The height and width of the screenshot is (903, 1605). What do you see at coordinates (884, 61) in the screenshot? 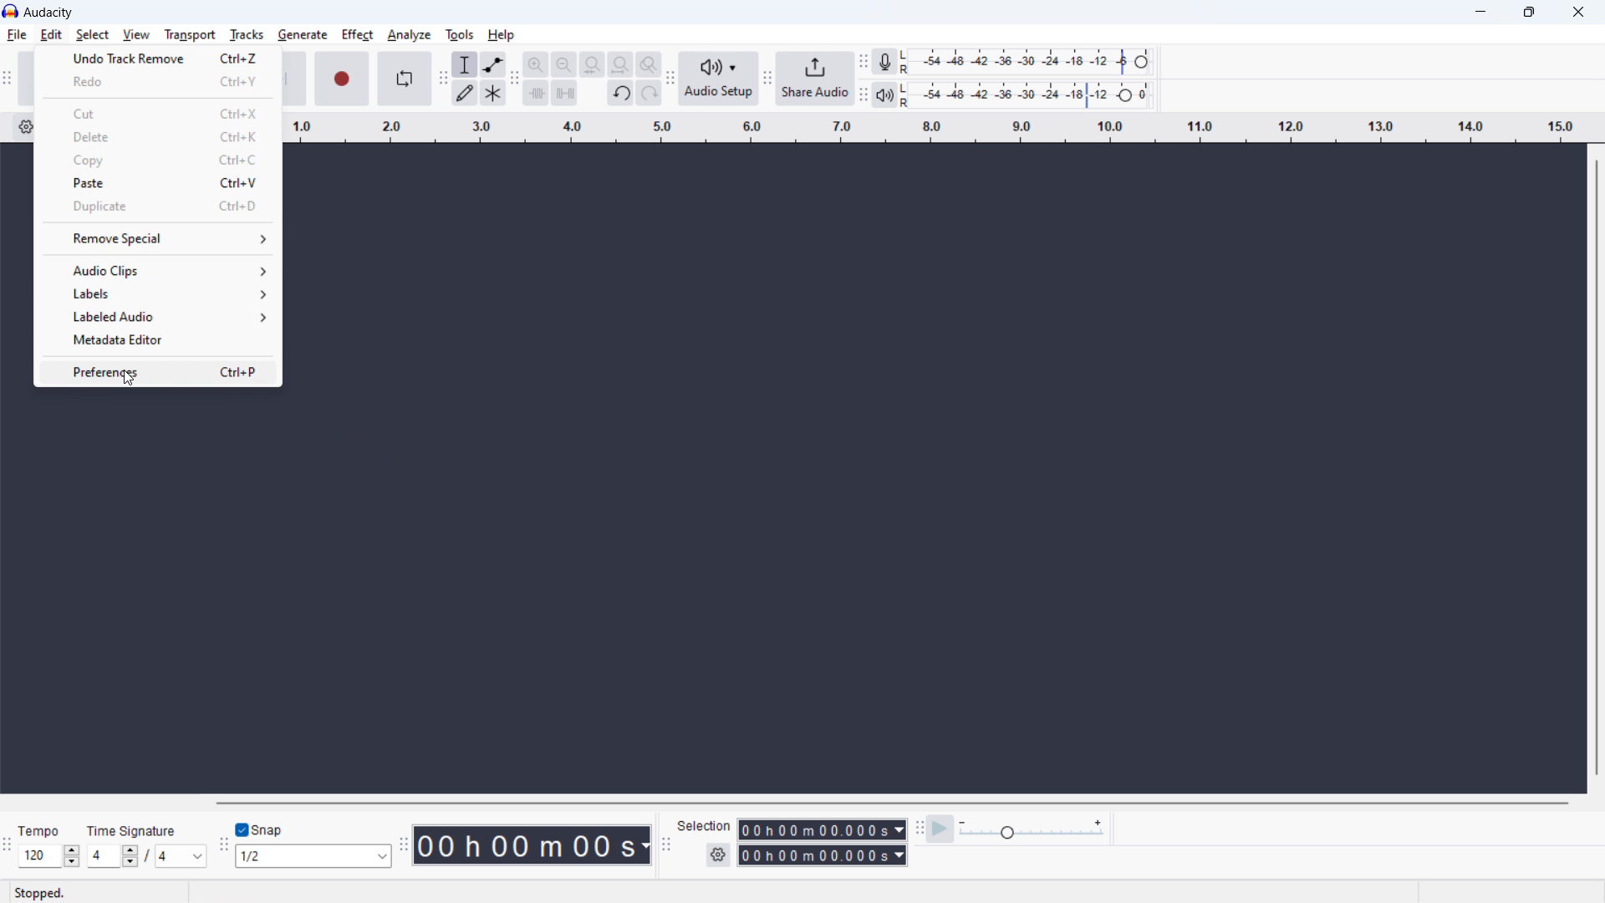
I see `recording meter` at bounding box center [884, 61].